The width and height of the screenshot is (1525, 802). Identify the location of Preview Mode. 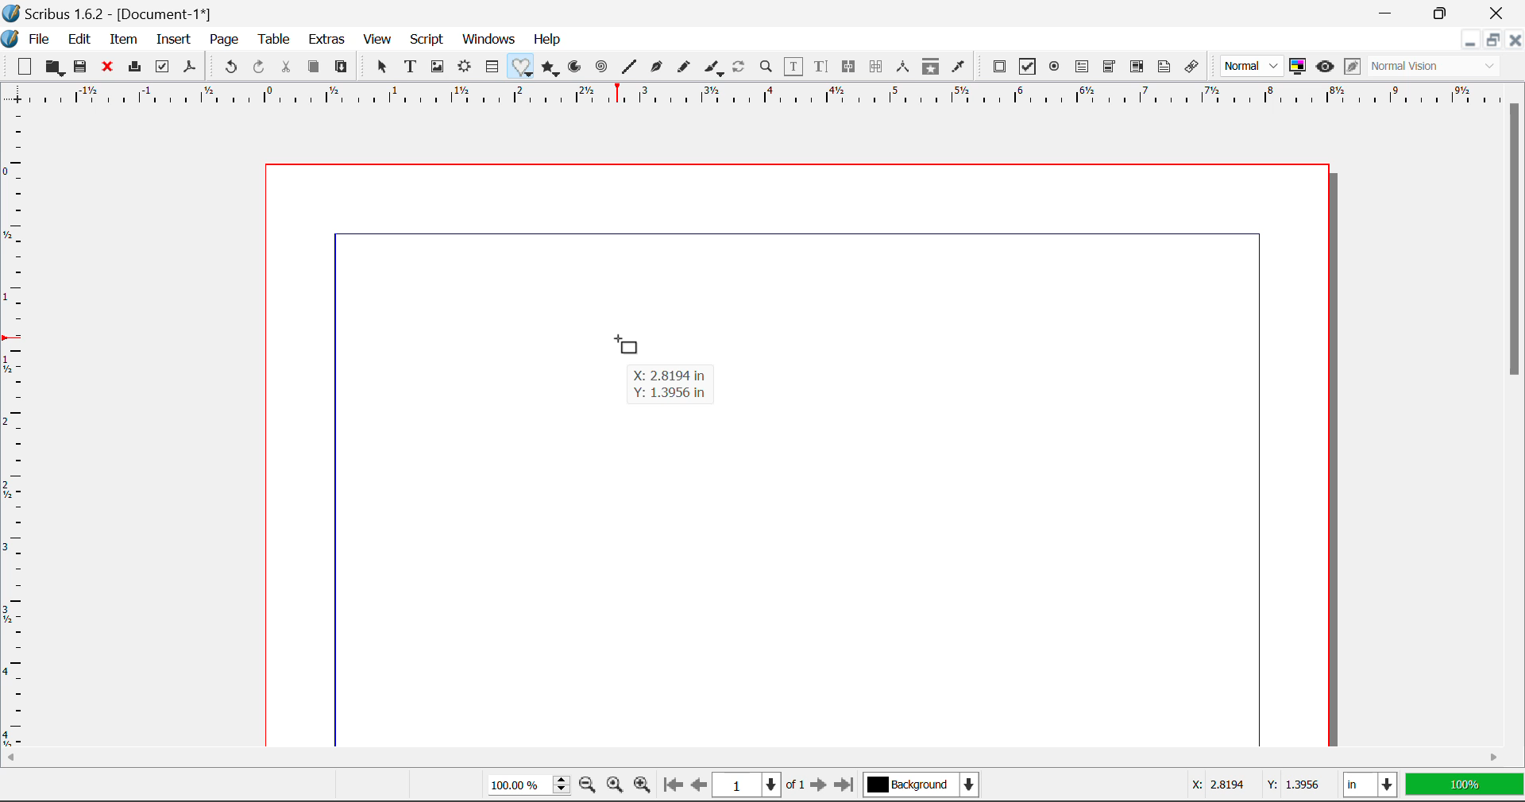
(1326, 68).